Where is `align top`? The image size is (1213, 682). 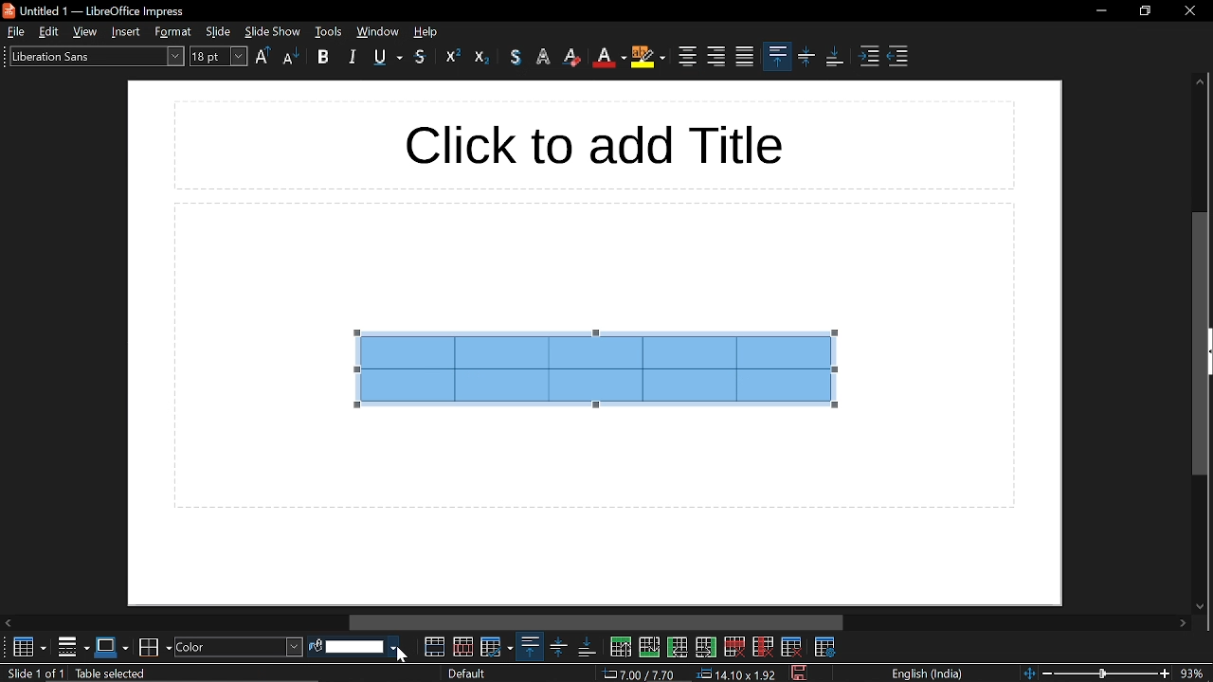 align top is located at coordinates (529, 647).